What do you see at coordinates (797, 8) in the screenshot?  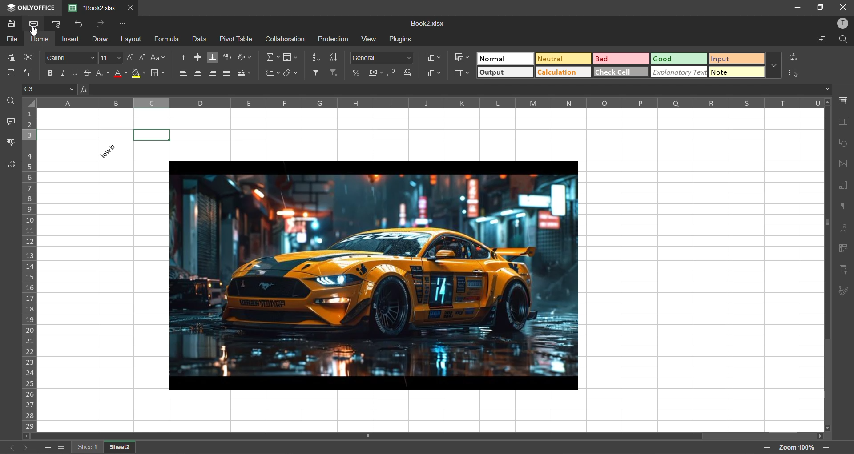 I see `minimize` at bounding box center [797, 8].